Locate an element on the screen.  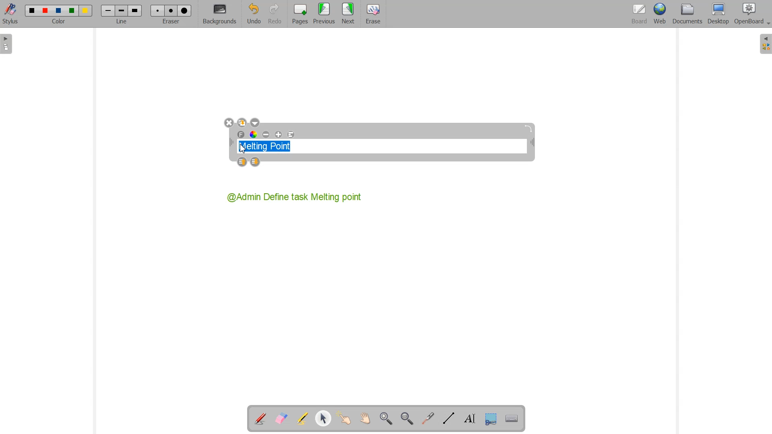
Redo is located at coordinates (275, 14).